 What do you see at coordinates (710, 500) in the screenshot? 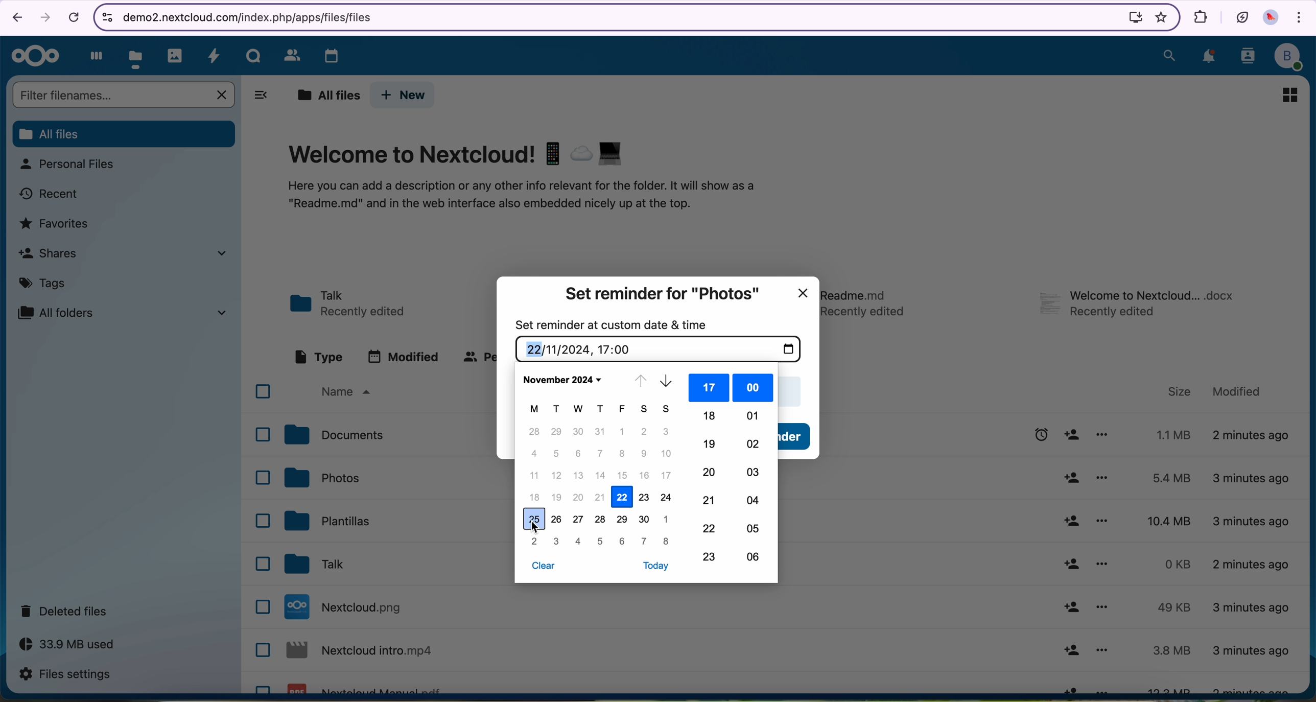
I see `21` at bounding box center [710, 500].